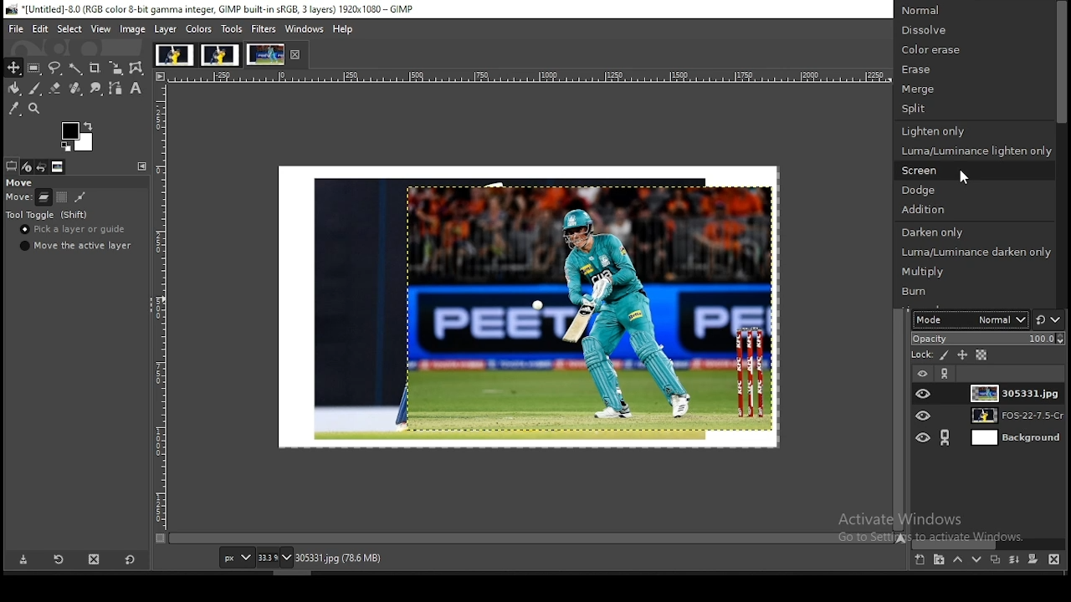  I want to click on move layer one step down, so click(976, 559).